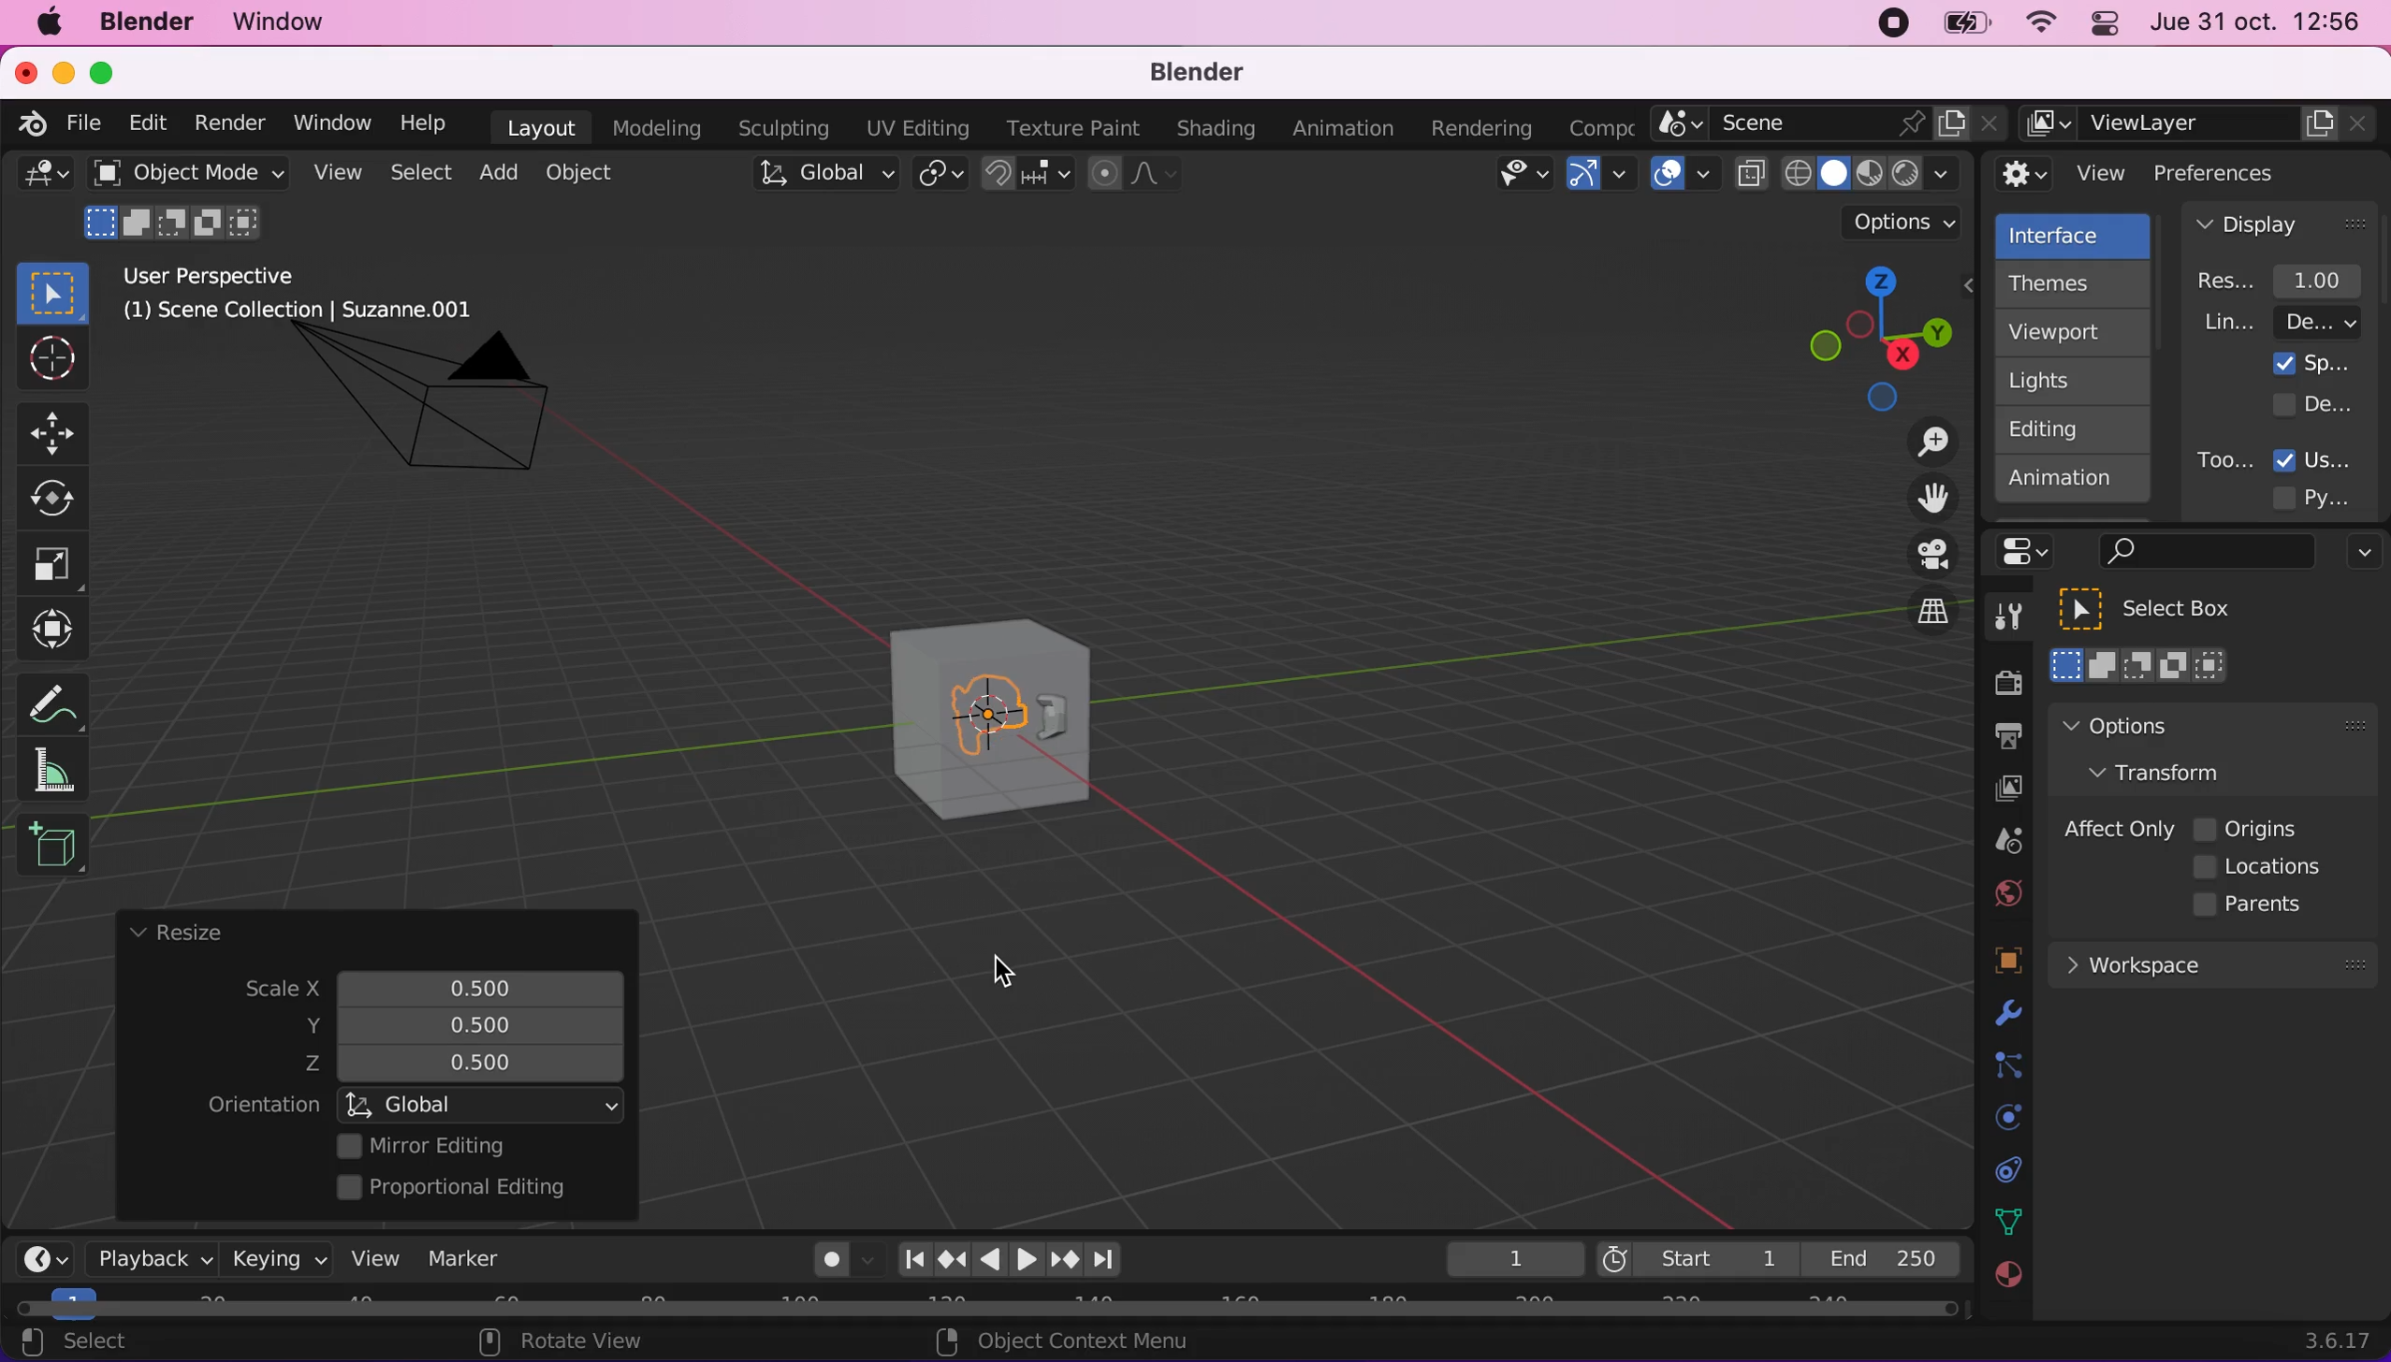  Describe the element at coordinates (1008, 972) in the screenshot. I see `cursor` at that location.